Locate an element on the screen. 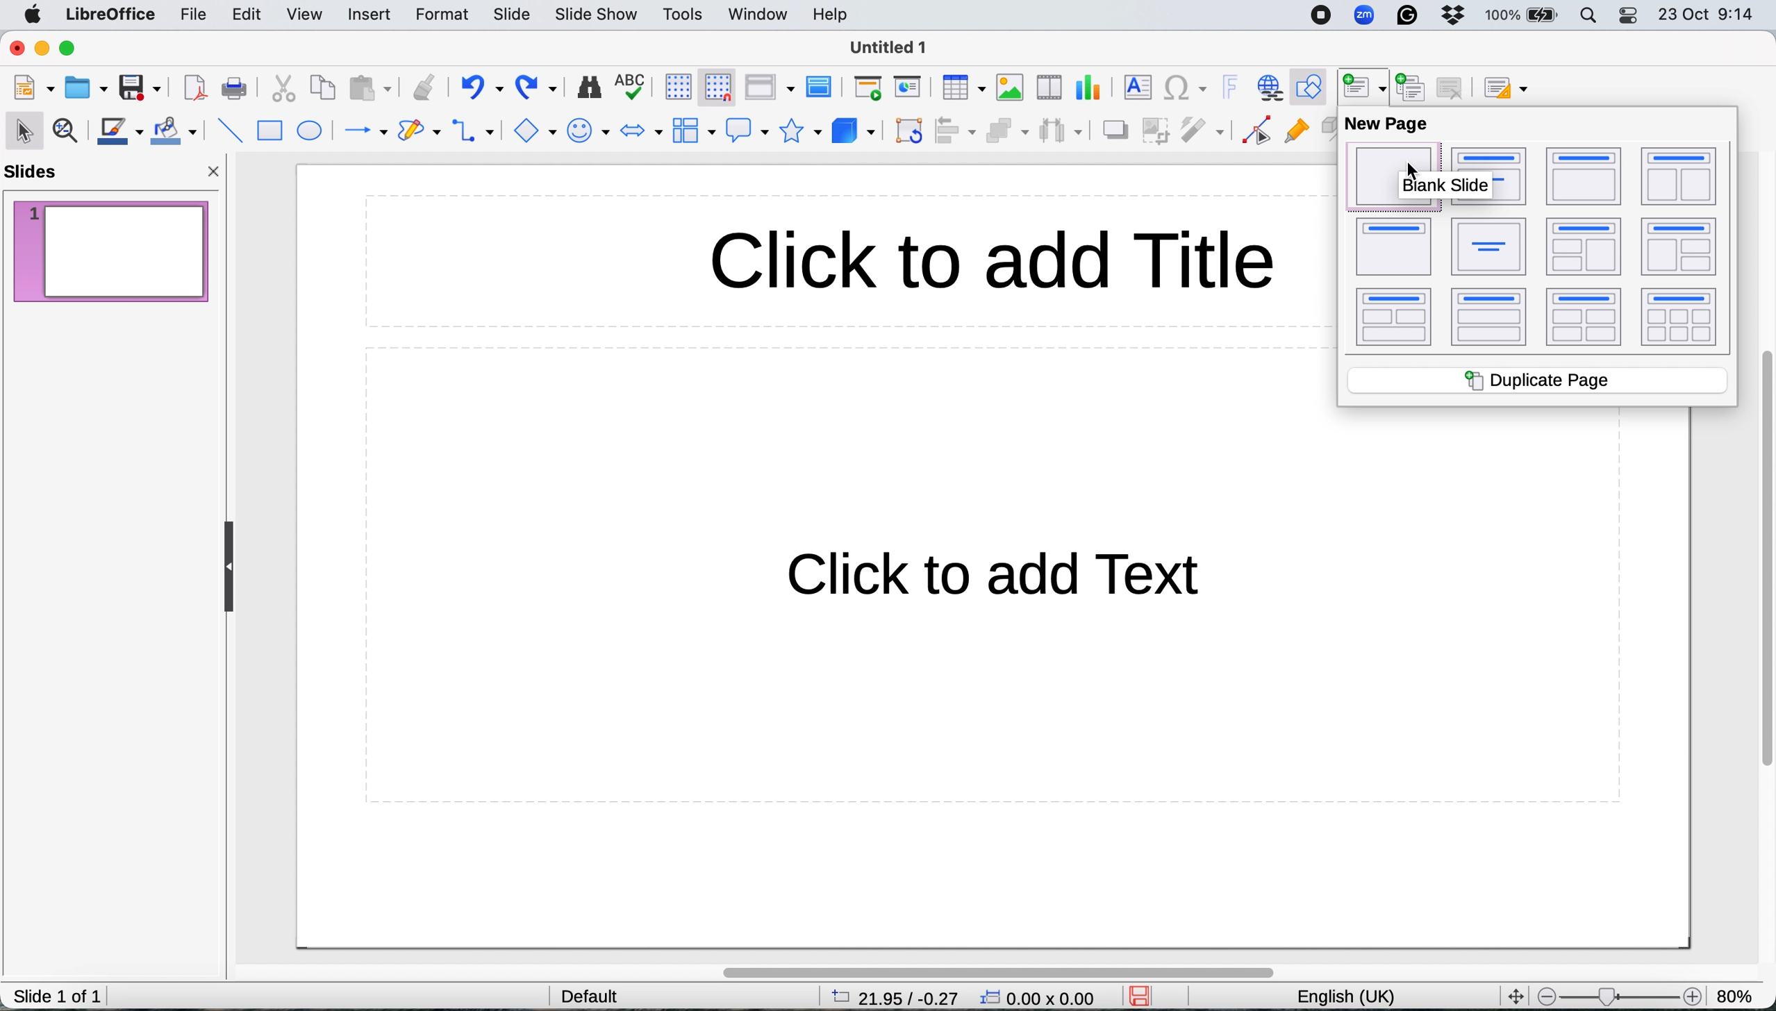 The image size is (1776, 1011). insert special characters is located at coordinates (1188, 87).